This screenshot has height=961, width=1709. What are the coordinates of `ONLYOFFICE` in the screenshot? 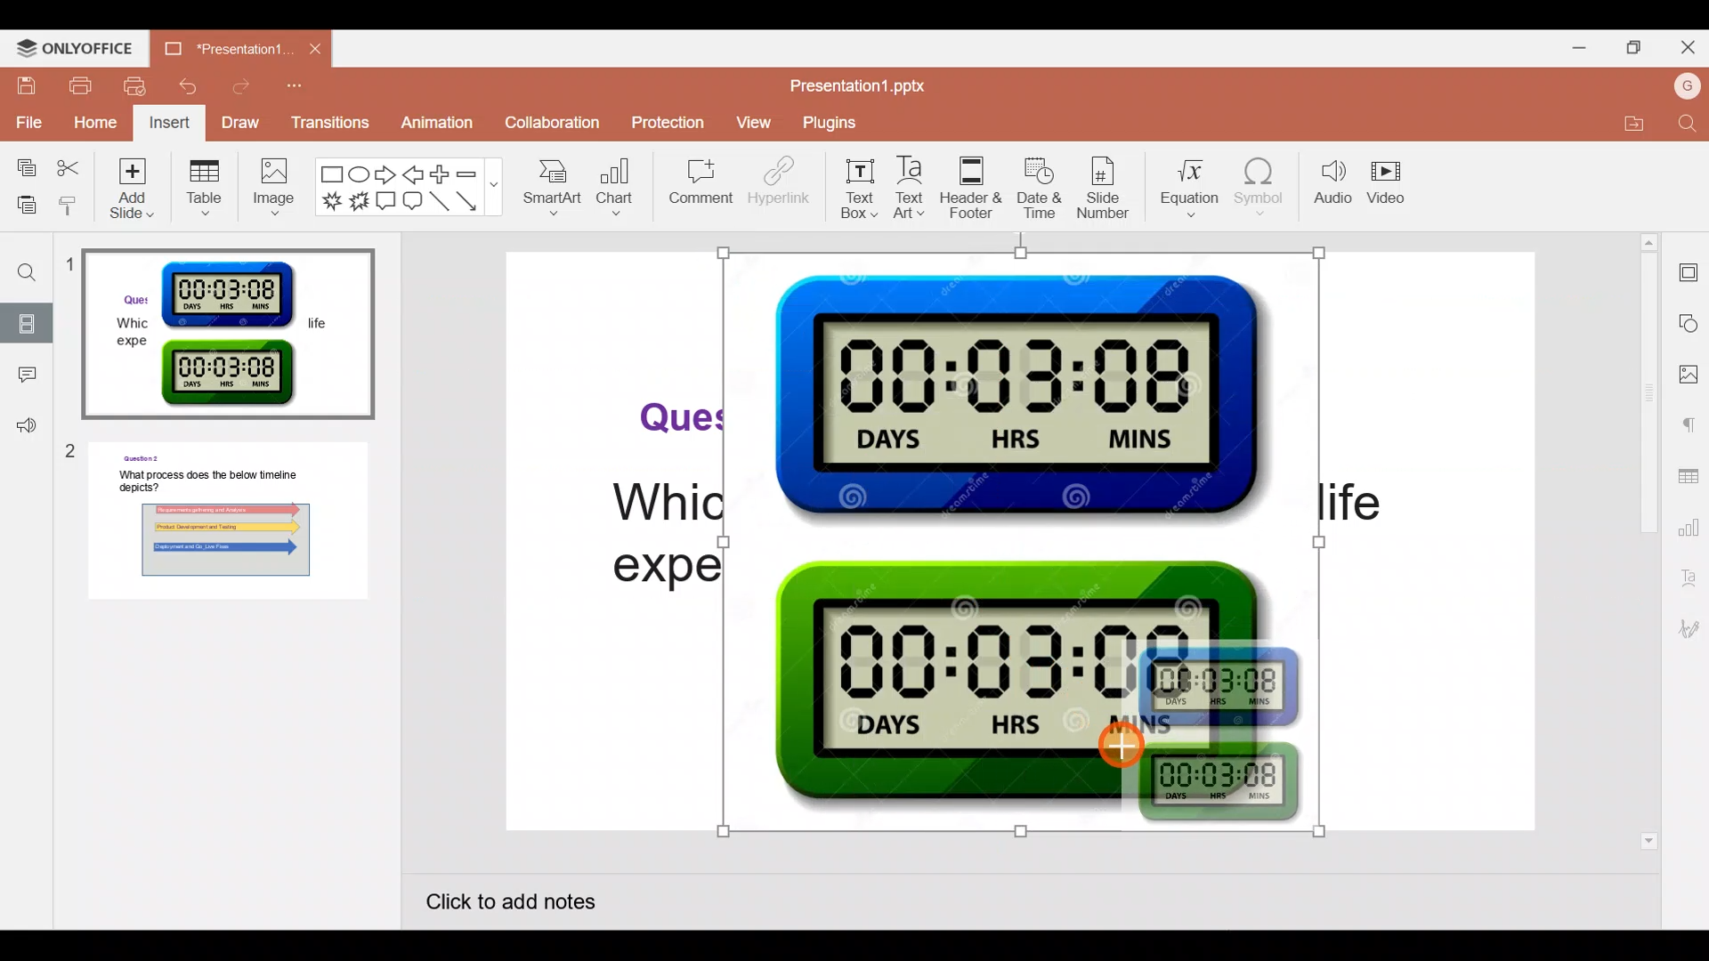 It's located at (85, 49).